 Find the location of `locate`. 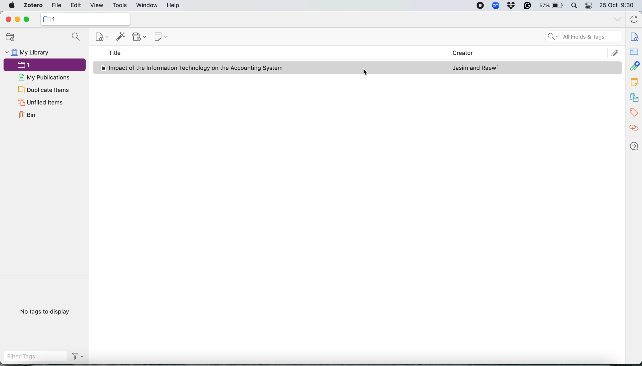

locate is located at coordinates (633, 145).